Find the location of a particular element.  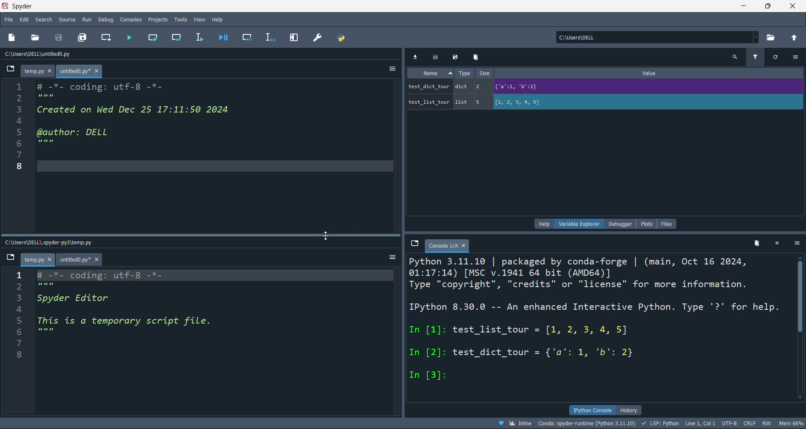

browse tabs is located at coordinates (9, 258).